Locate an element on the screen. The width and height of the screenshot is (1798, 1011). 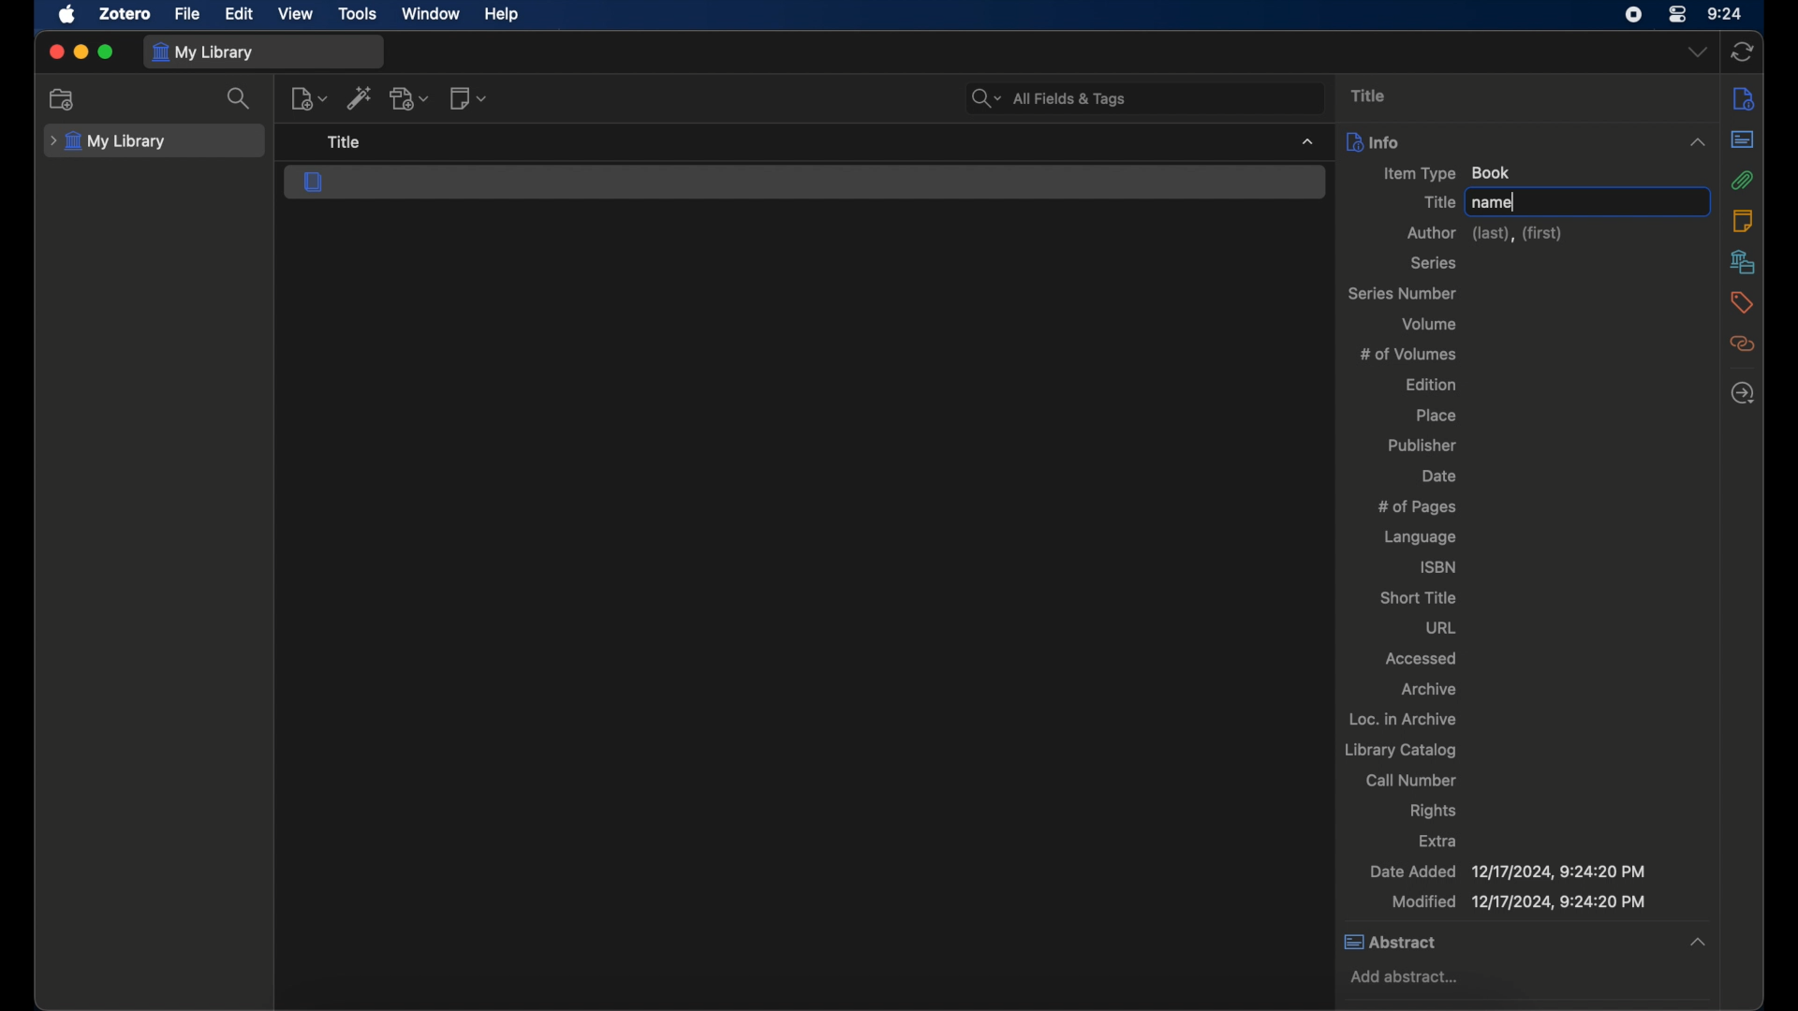
edit is located at coordinates (240, 14).